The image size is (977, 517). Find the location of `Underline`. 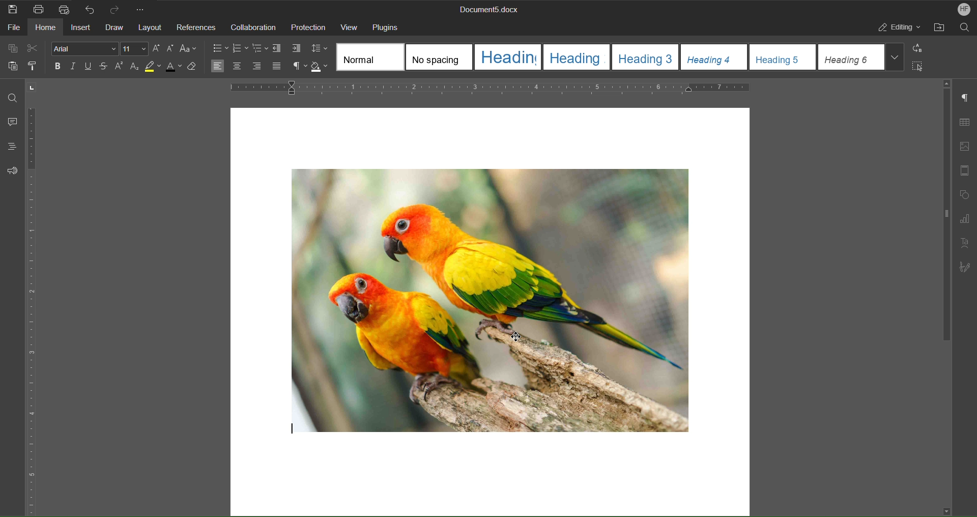

Underline is located at coordinates (91, 67).